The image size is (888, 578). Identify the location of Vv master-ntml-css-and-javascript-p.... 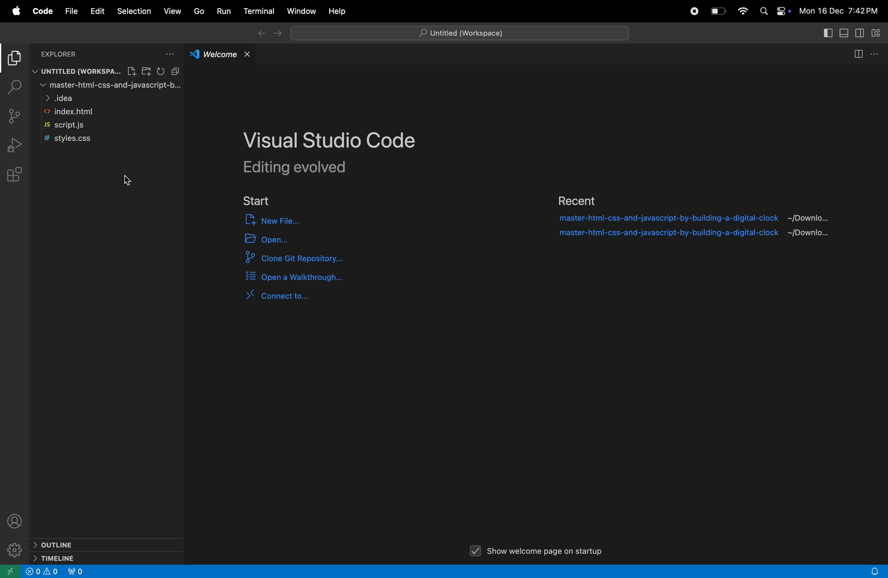
(110, 86).